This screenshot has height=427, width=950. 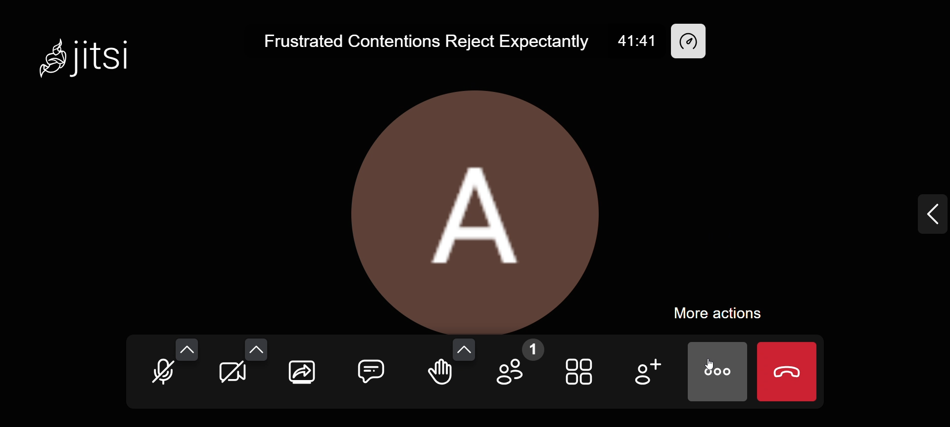 What do you see at coordinates (430, 42) in the screenshot?
I see `Frustrated Contentions Reject Expectantly` at bounding box center [430, 42].